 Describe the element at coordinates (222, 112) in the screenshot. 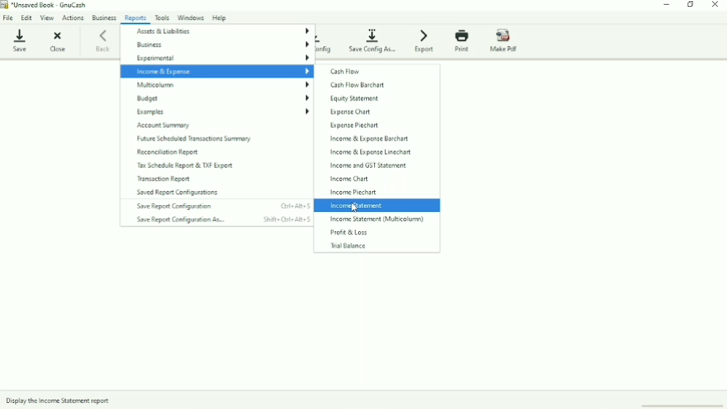

I see `Examples` at that location.